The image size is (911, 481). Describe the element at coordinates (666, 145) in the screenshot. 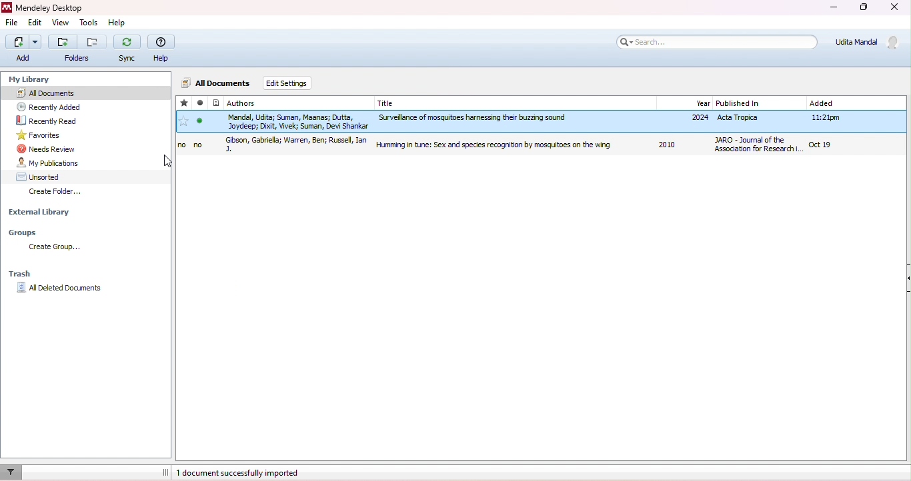

I see `2010` at that location.